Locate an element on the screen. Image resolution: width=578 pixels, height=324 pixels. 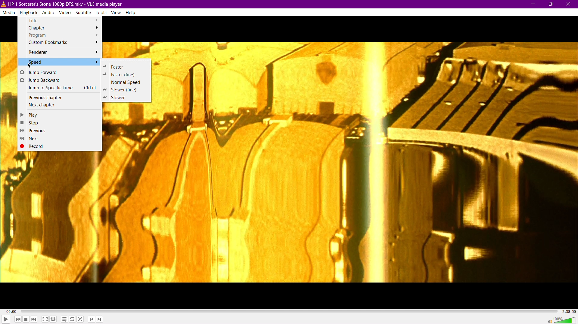
Playback is located at coordinates (29, 12).